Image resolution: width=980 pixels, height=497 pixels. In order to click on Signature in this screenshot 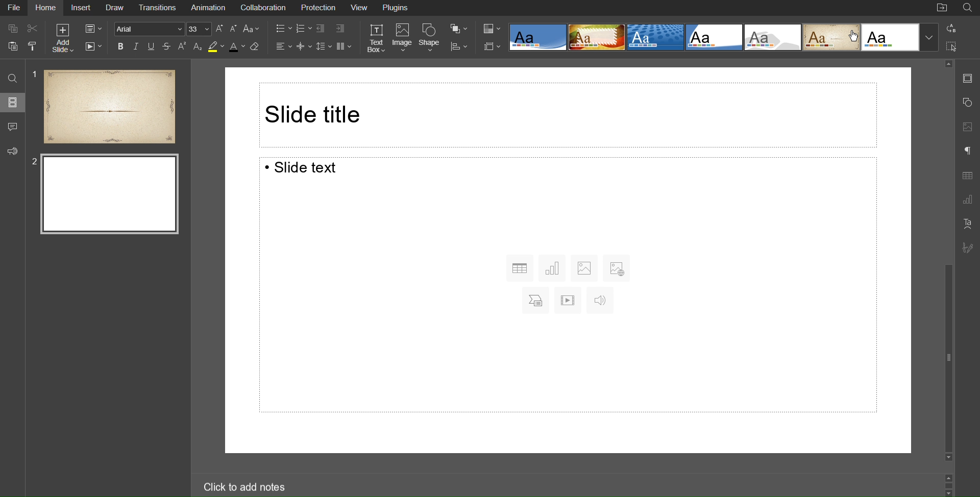, I will do `click(967, 248)`.